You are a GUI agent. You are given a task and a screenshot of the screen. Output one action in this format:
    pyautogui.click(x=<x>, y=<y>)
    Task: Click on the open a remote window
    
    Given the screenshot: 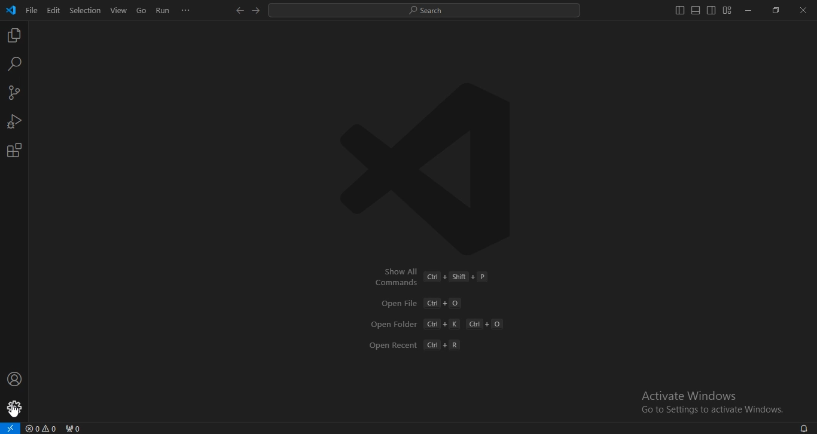 What is the action you would take?
    pyautogui.click(x=10, y=428)
    